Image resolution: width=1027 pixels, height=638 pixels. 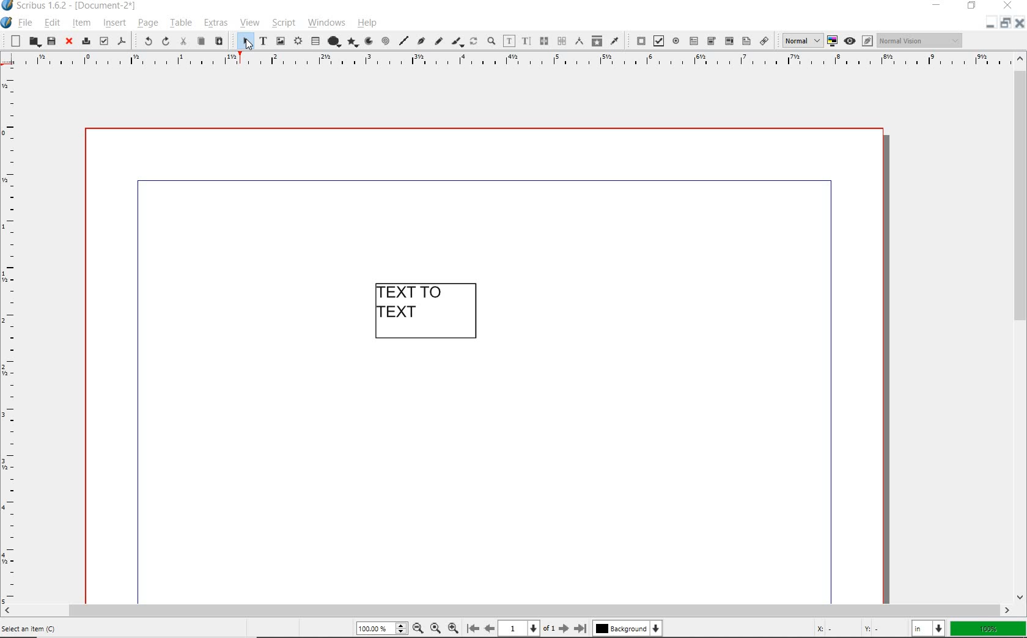 I want to click on scrollbar, so click(x=1021, y=327).